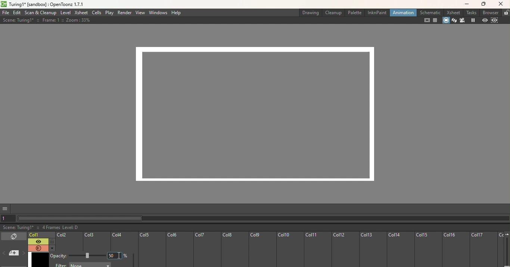 Image resolution: width=510 pixels, height=267 pixels. Describe the element at coordinates (51, 241) in the screenshot. I see `Lock toggle` at that location.